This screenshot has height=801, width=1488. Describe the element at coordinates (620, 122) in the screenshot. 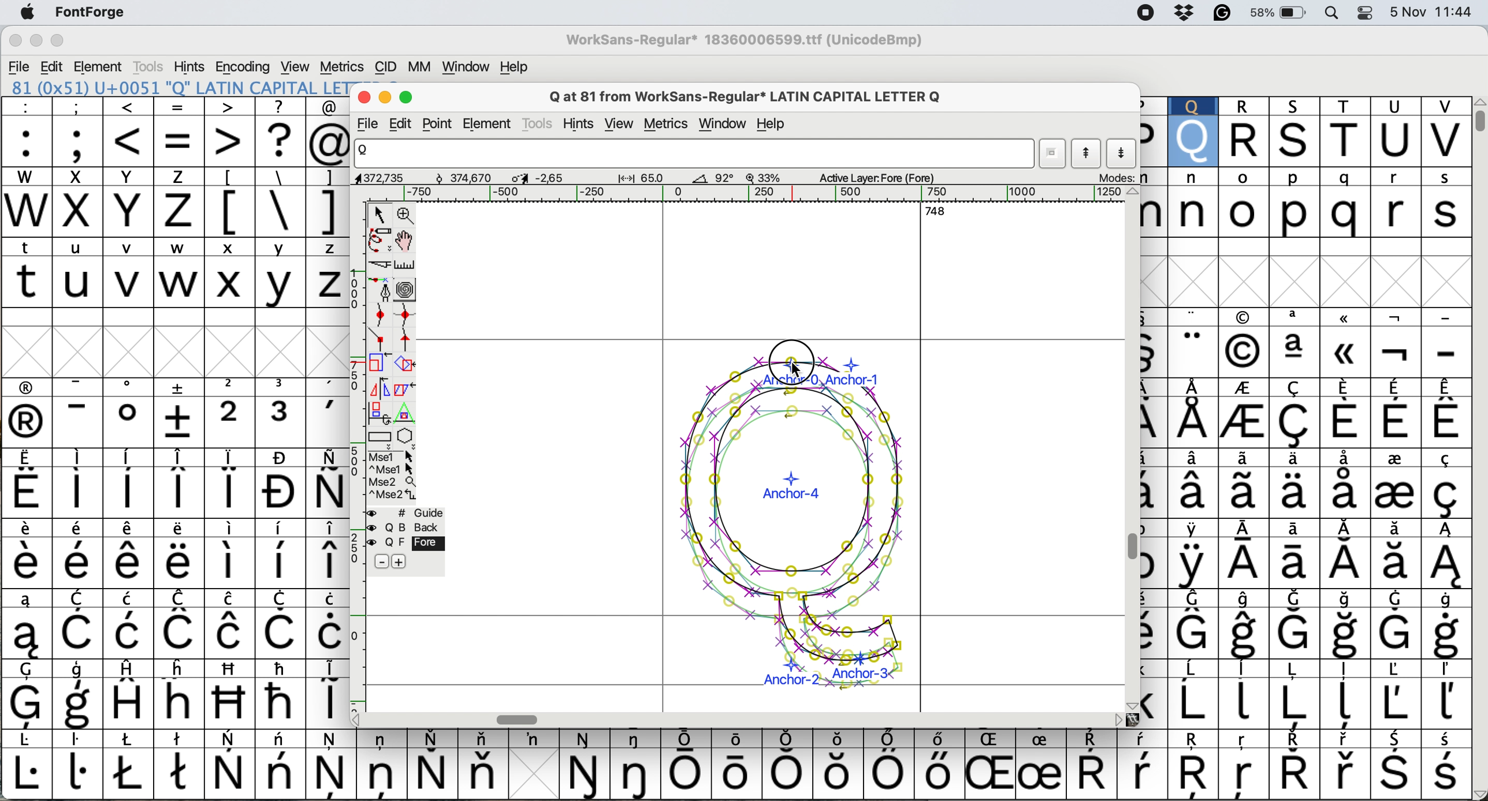

I see `view` at that location.